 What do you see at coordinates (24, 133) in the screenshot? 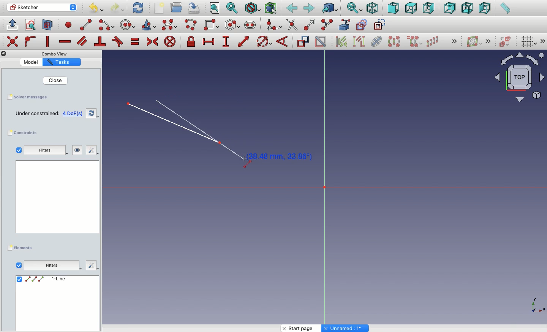
I see `Constraints ` at bounding box center [24, 133].